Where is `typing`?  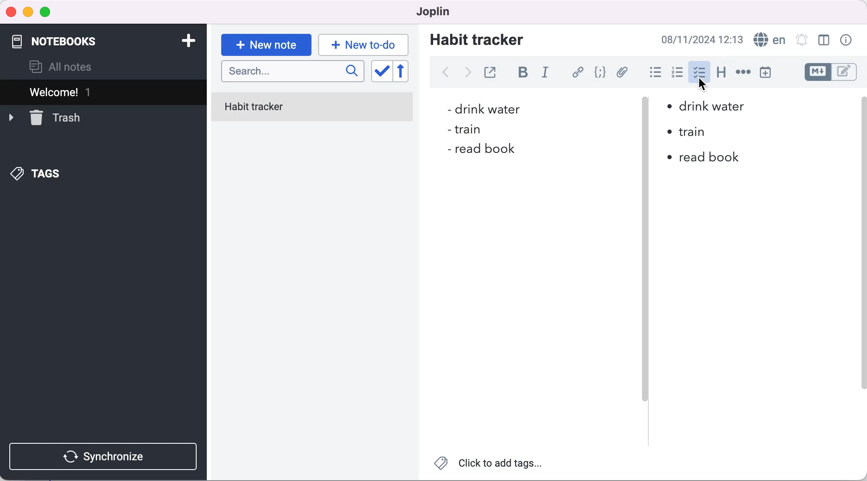
typing is located at coordinates (364, 44).